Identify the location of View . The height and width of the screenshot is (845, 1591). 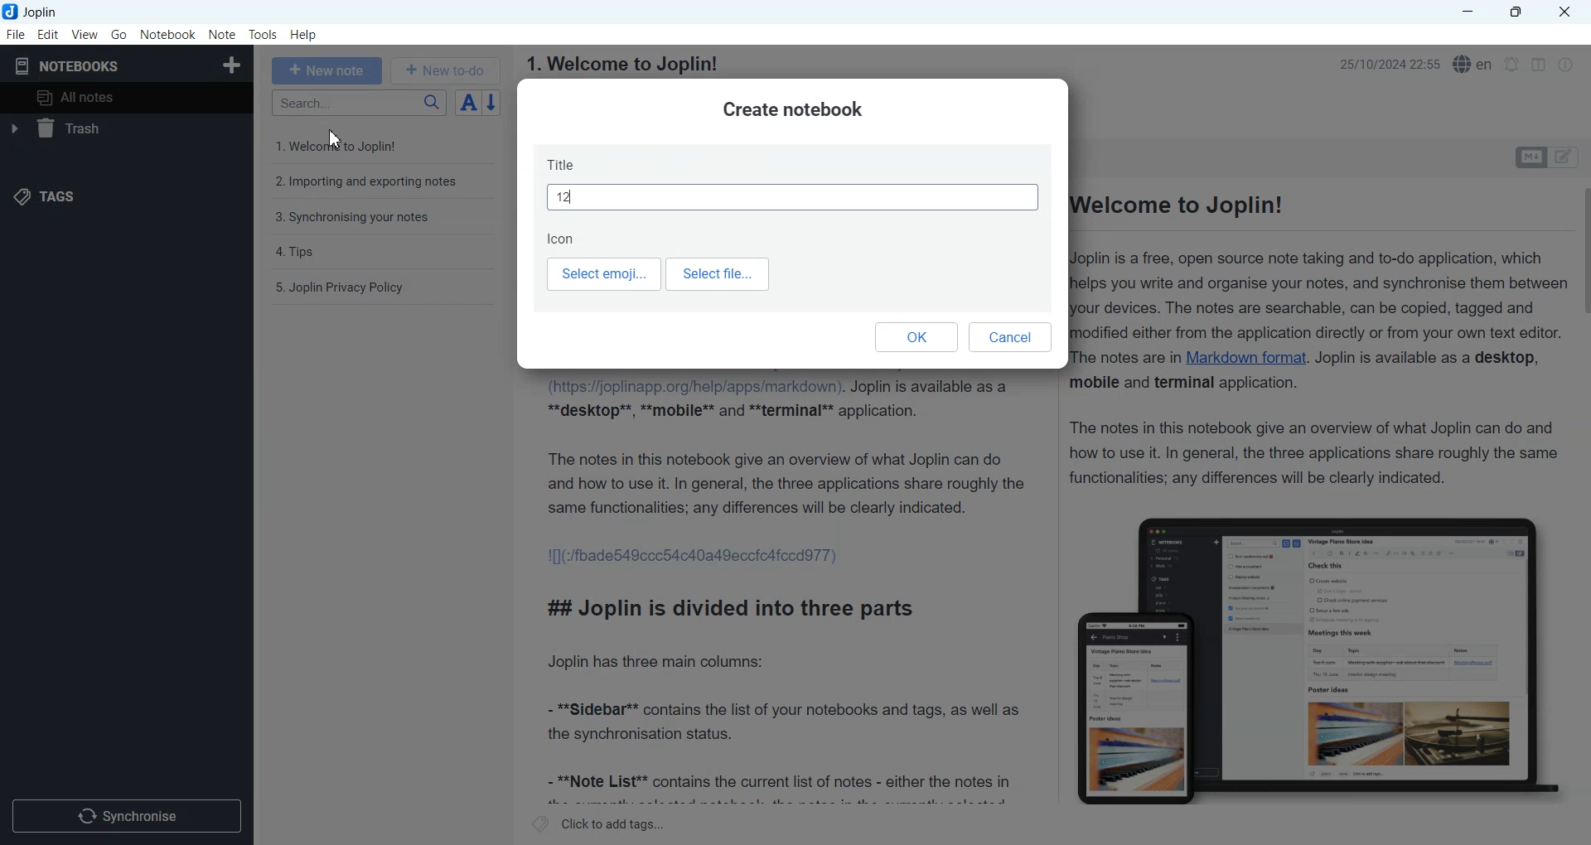
(85, 34).